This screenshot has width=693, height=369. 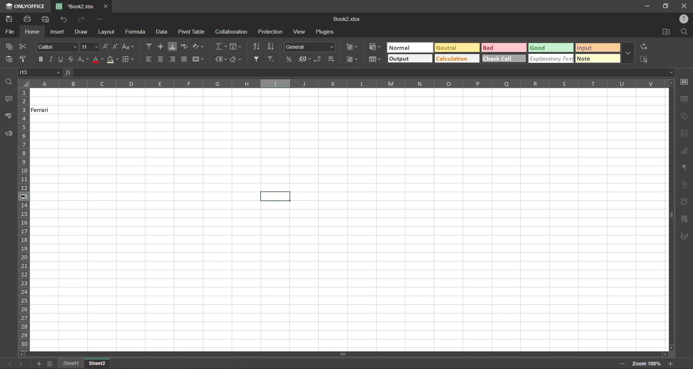 What do you see at coordinates (272, 60) in the screenshot?
I see `clear filter` at bounding box center [272, 60].